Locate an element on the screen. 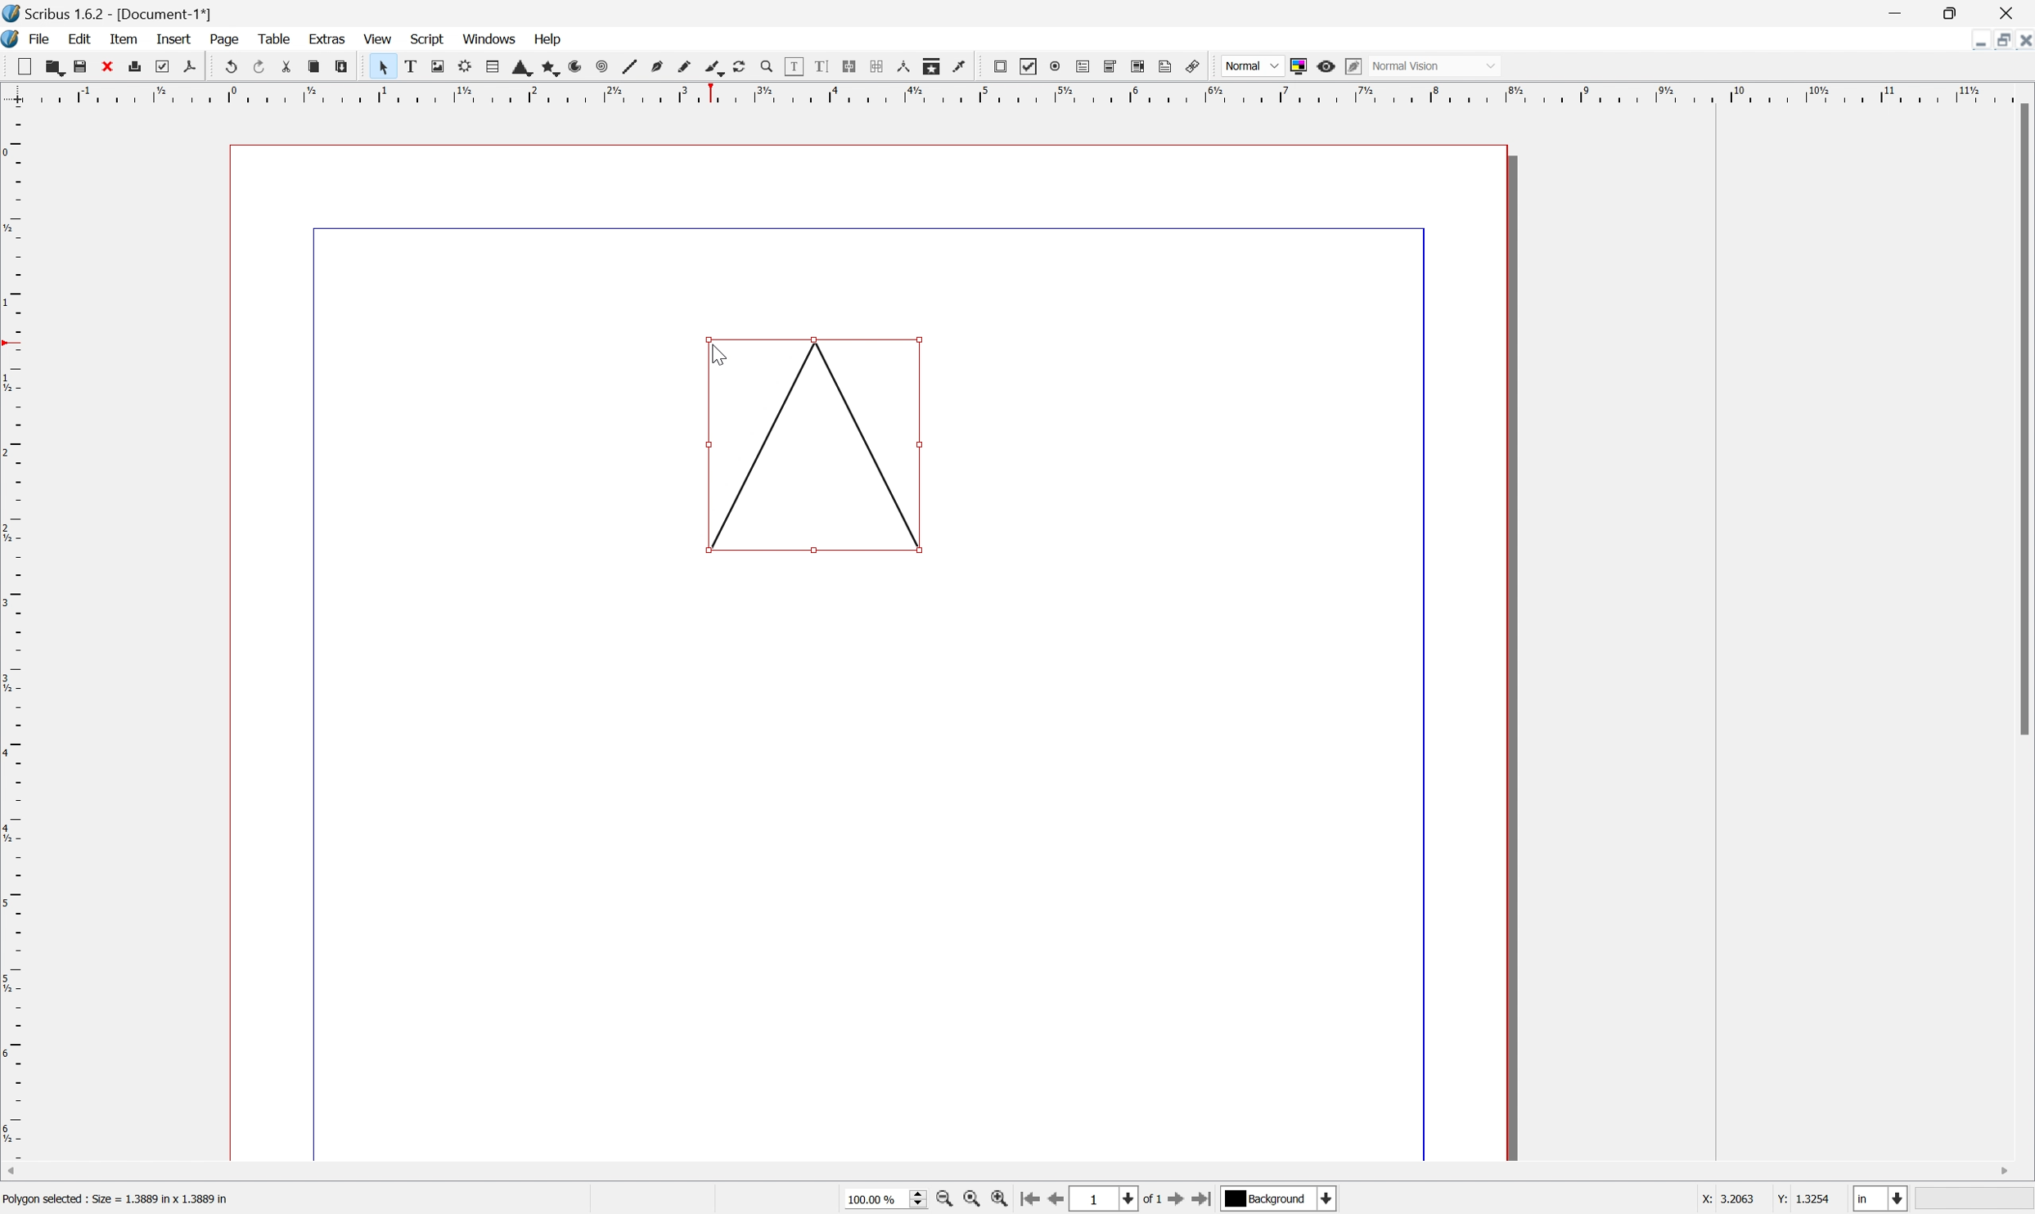 This screenshot has height=1214, width=2035. Scroll Left is located at coordinates (14, 1171).